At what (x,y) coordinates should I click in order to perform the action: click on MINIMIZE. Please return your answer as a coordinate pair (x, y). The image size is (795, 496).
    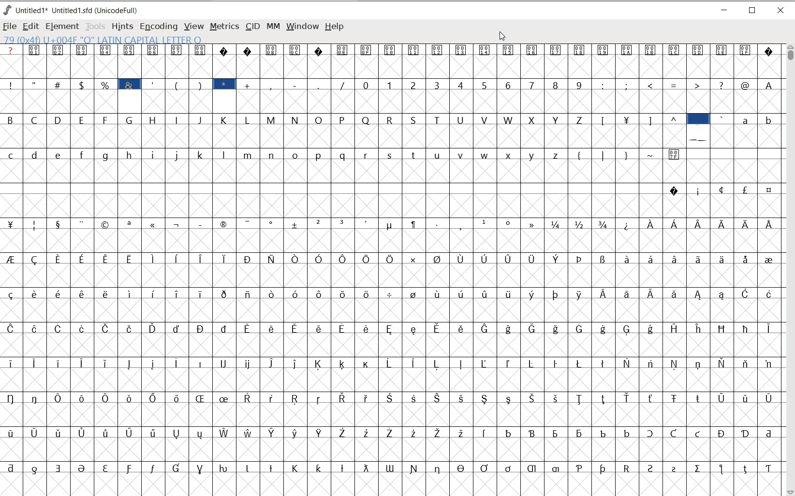
    Looking at the image, I should click on (724, 10).